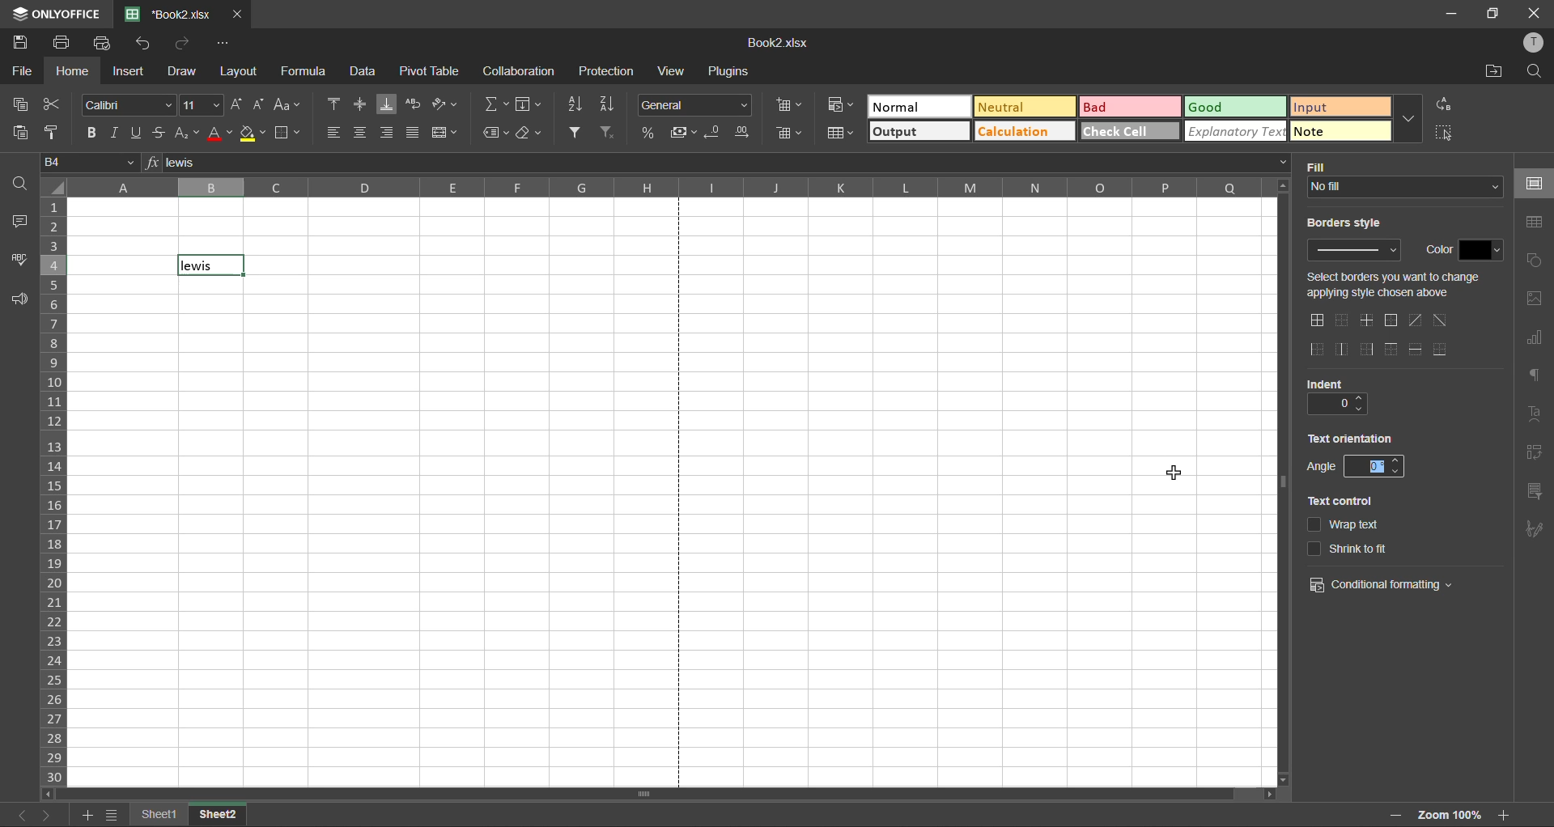 This screenshot has height=827, width=1554. What do you see at coordinates (1399, 473) in the screenshot?
I see `decrease angle` at bounding box center [1399, 473].